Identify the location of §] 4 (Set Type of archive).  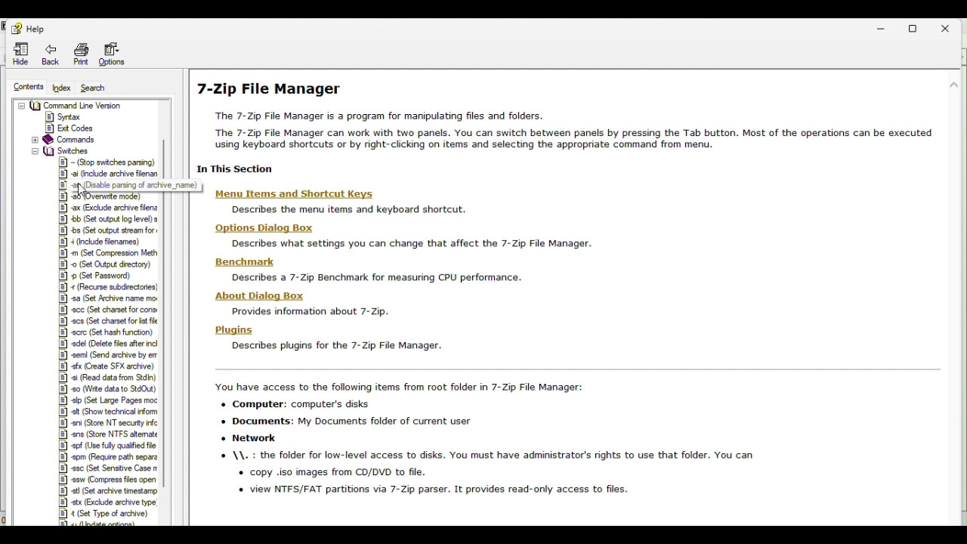
(103, 514).